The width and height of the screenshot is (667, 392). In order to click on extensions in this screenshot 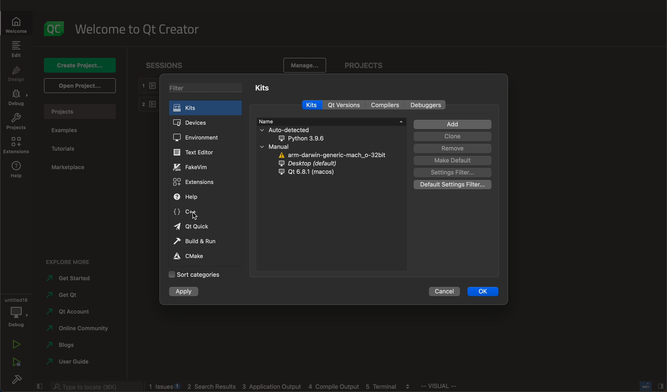, I will do `click(195, 181)`.